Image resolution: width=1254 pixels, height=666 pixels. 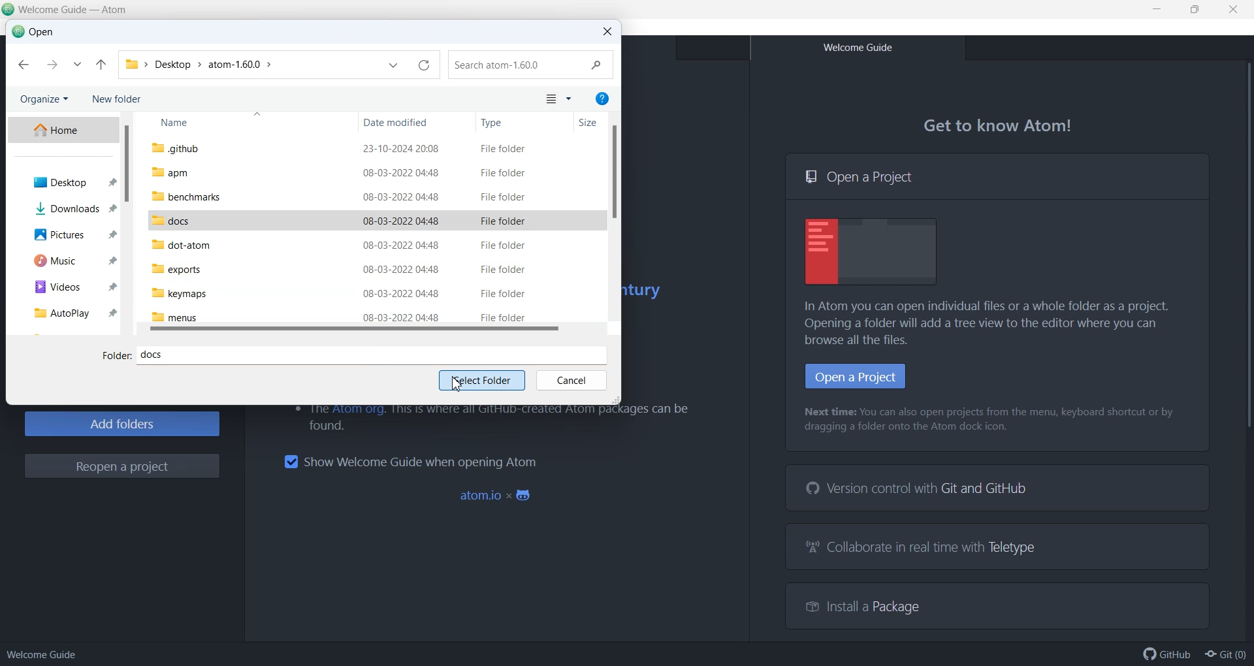 I want to click on Cancel, so click(x=571, y=381).